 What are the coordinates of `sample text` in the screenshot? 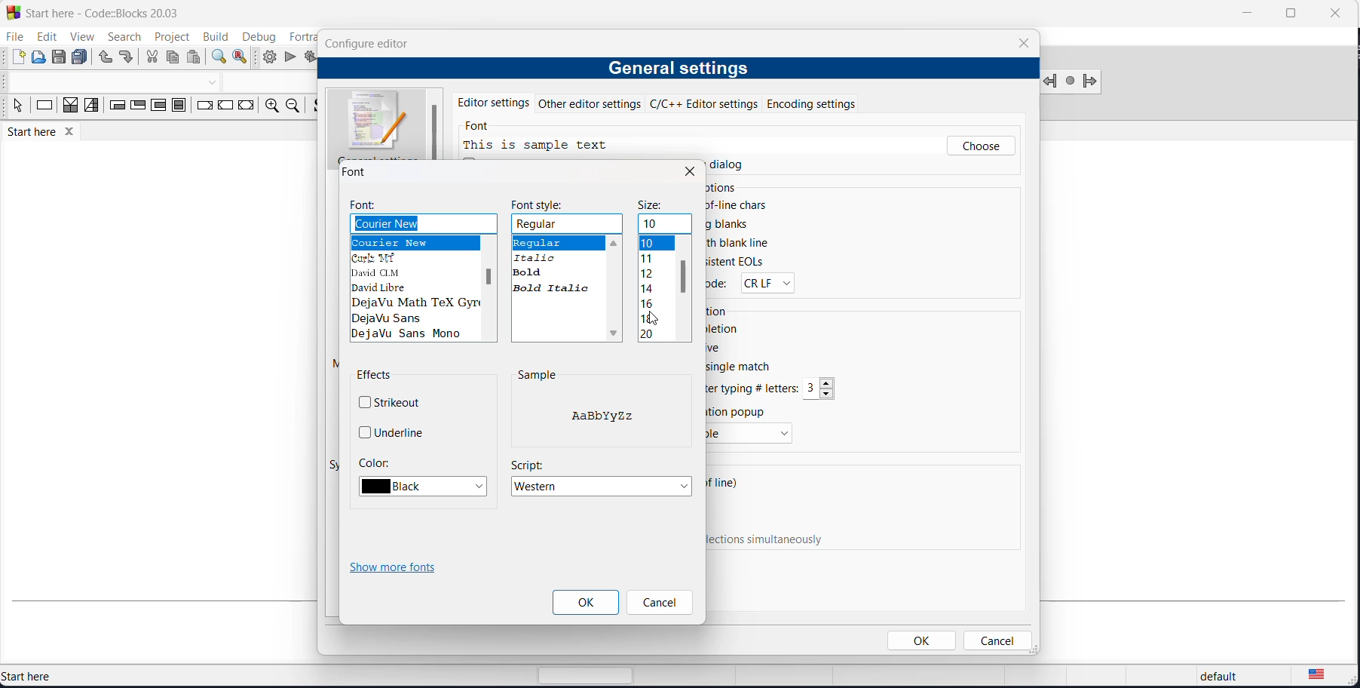 It's located at (605, 418).